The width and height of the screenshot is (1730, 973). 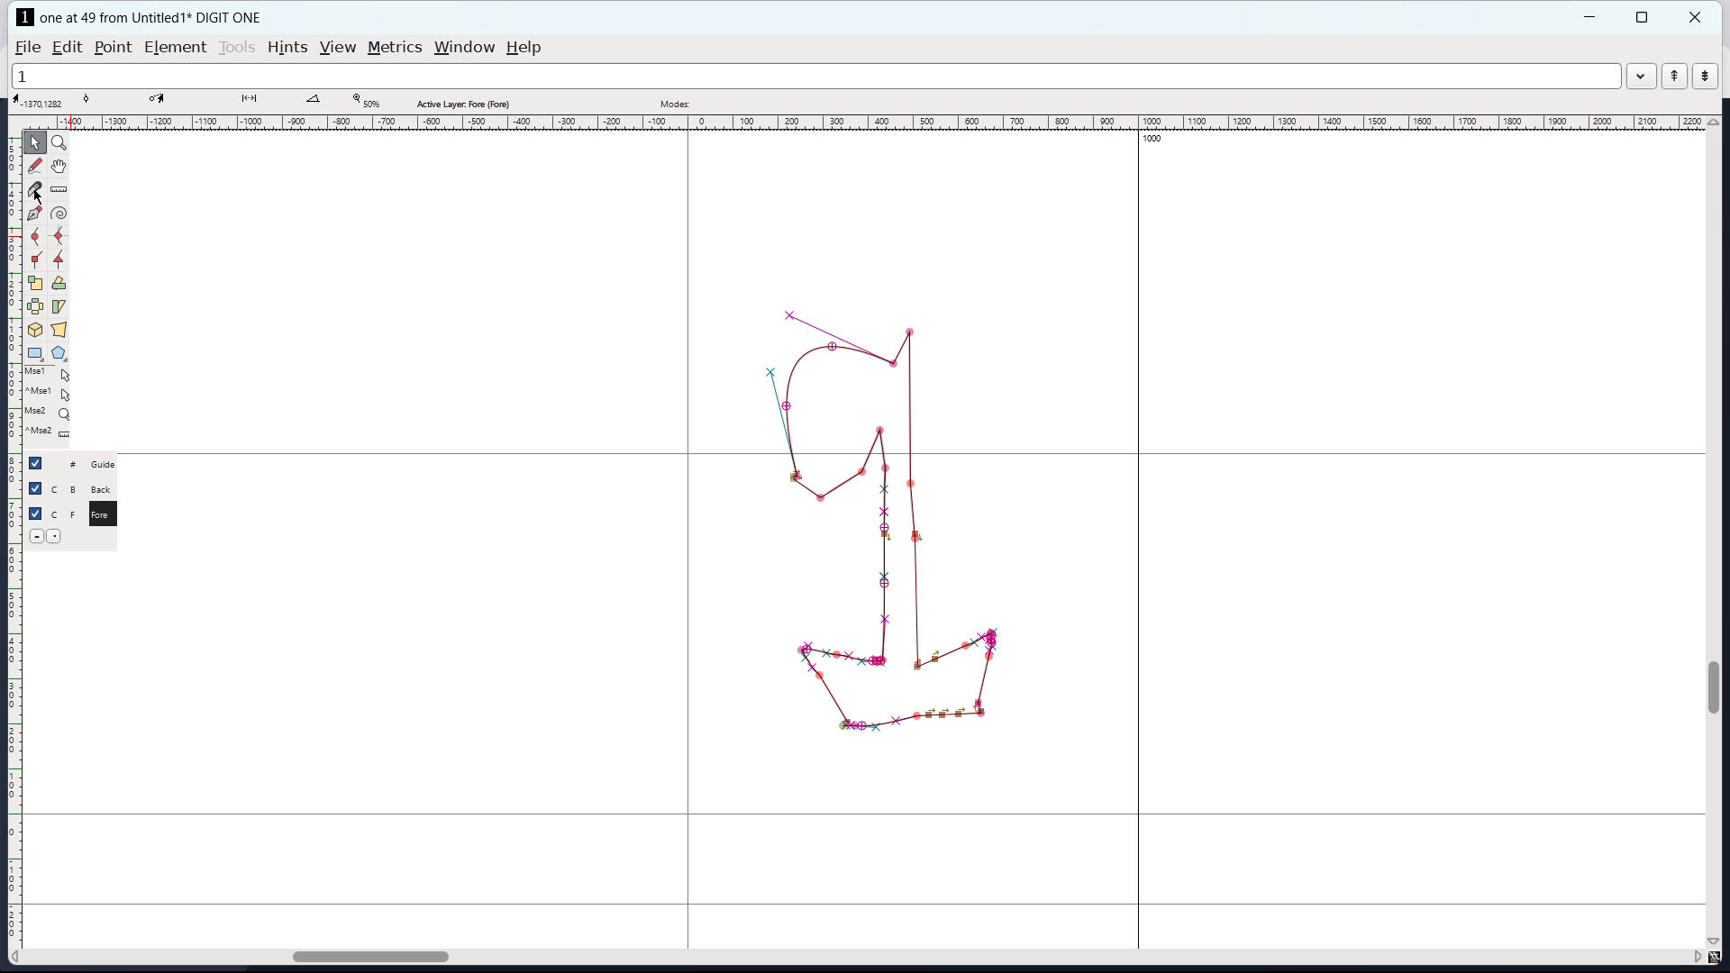 What do you see at coordinates (28, 48) in the screenshot?
I see `file` at bounding box center [28, 48].